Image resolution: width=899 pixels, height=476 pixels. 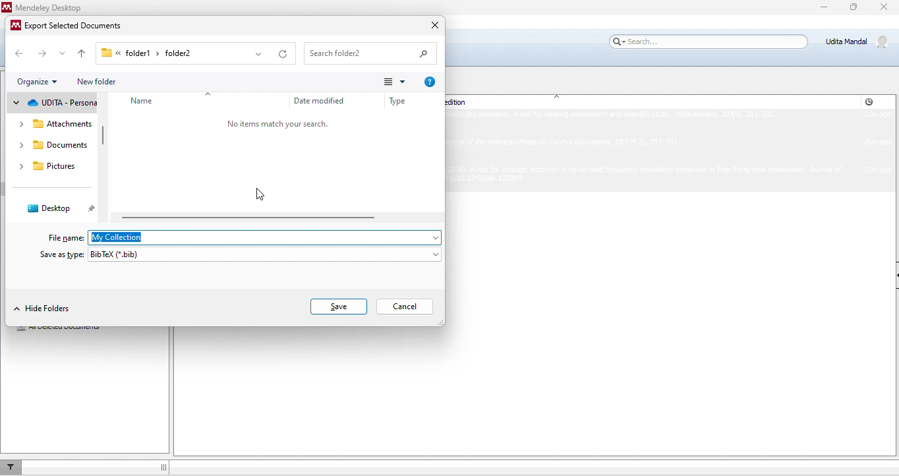 What do you see at coordinates (144, 102) in the screenshot?
I see `name` at bounding box center [144, 102].